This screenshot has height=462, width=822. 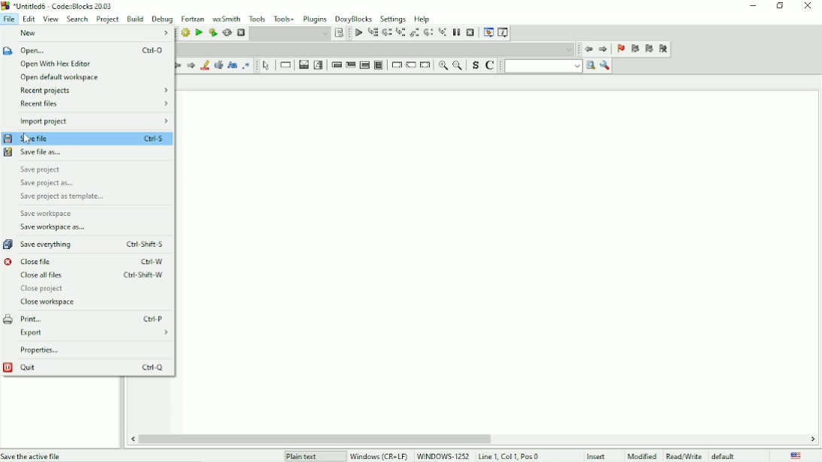 What do you see at coordinates (225, 18) in the screenshot?
I see `wxSmith` at bounding box center [225, 18].